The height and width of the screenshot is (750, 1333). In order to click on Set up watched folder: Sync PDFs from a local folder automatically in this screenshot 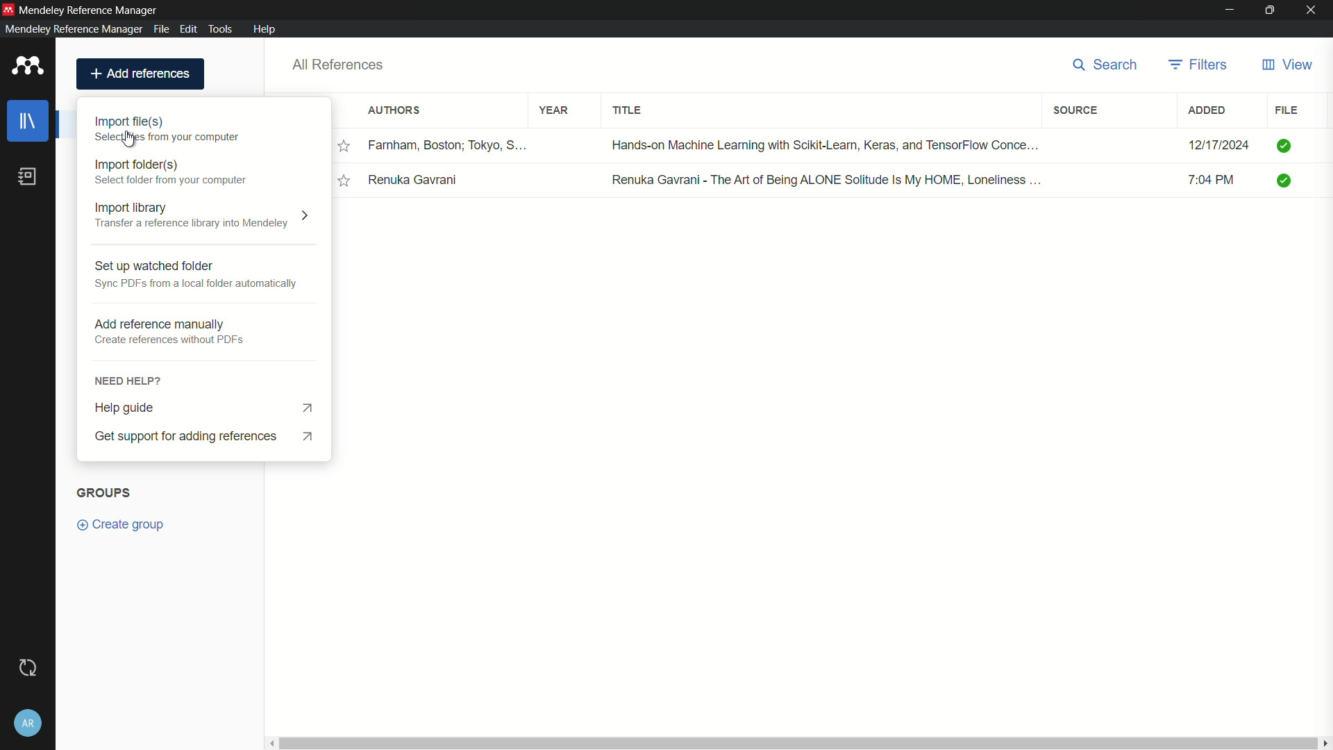, I will do `click(196, 275)`.